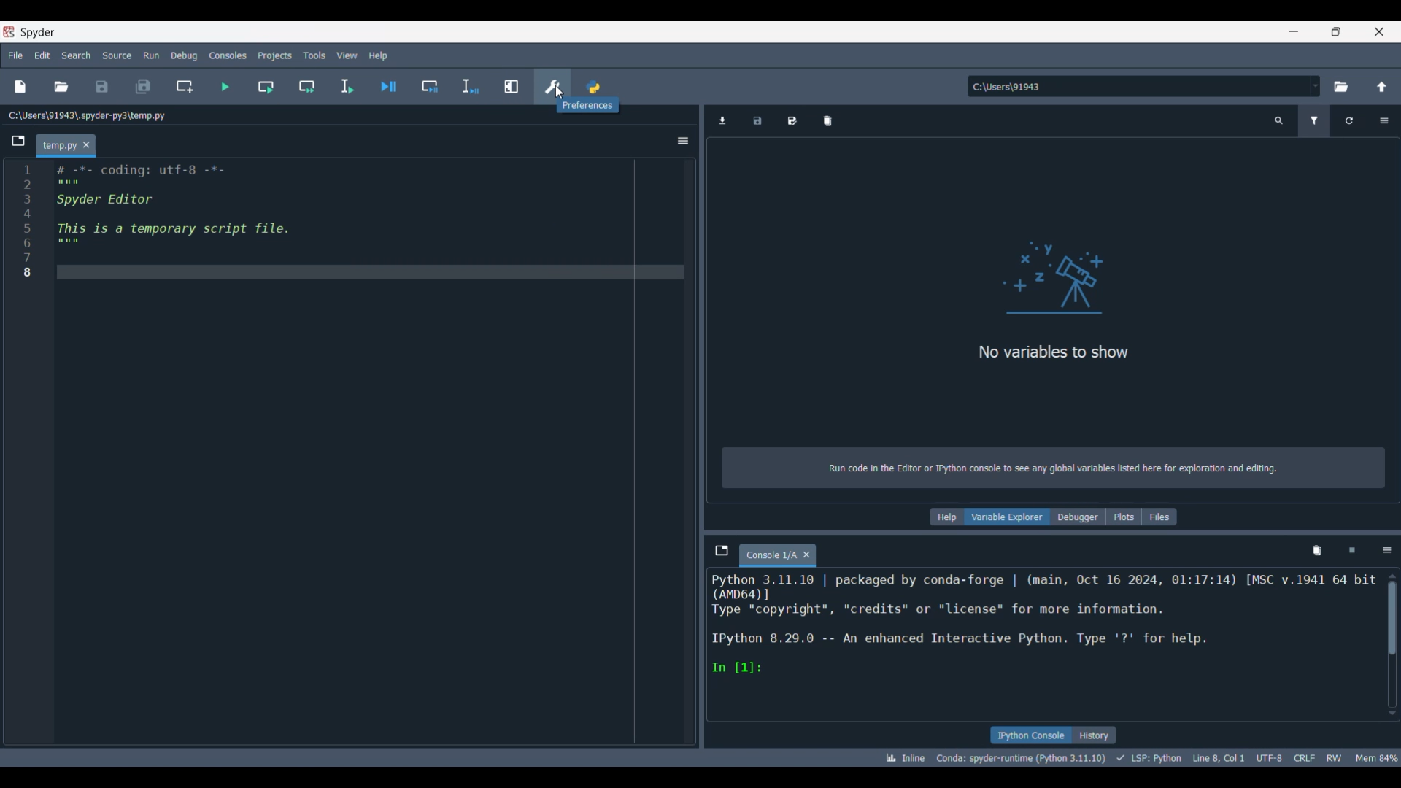  Describe the element at coordinates (512, 87) in the screenshot. I see `Maximize current line` at that location.